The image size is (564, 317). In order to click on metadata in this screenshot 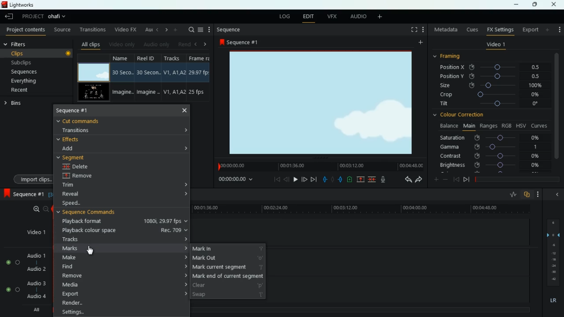, I will do `click(444, 29)`.